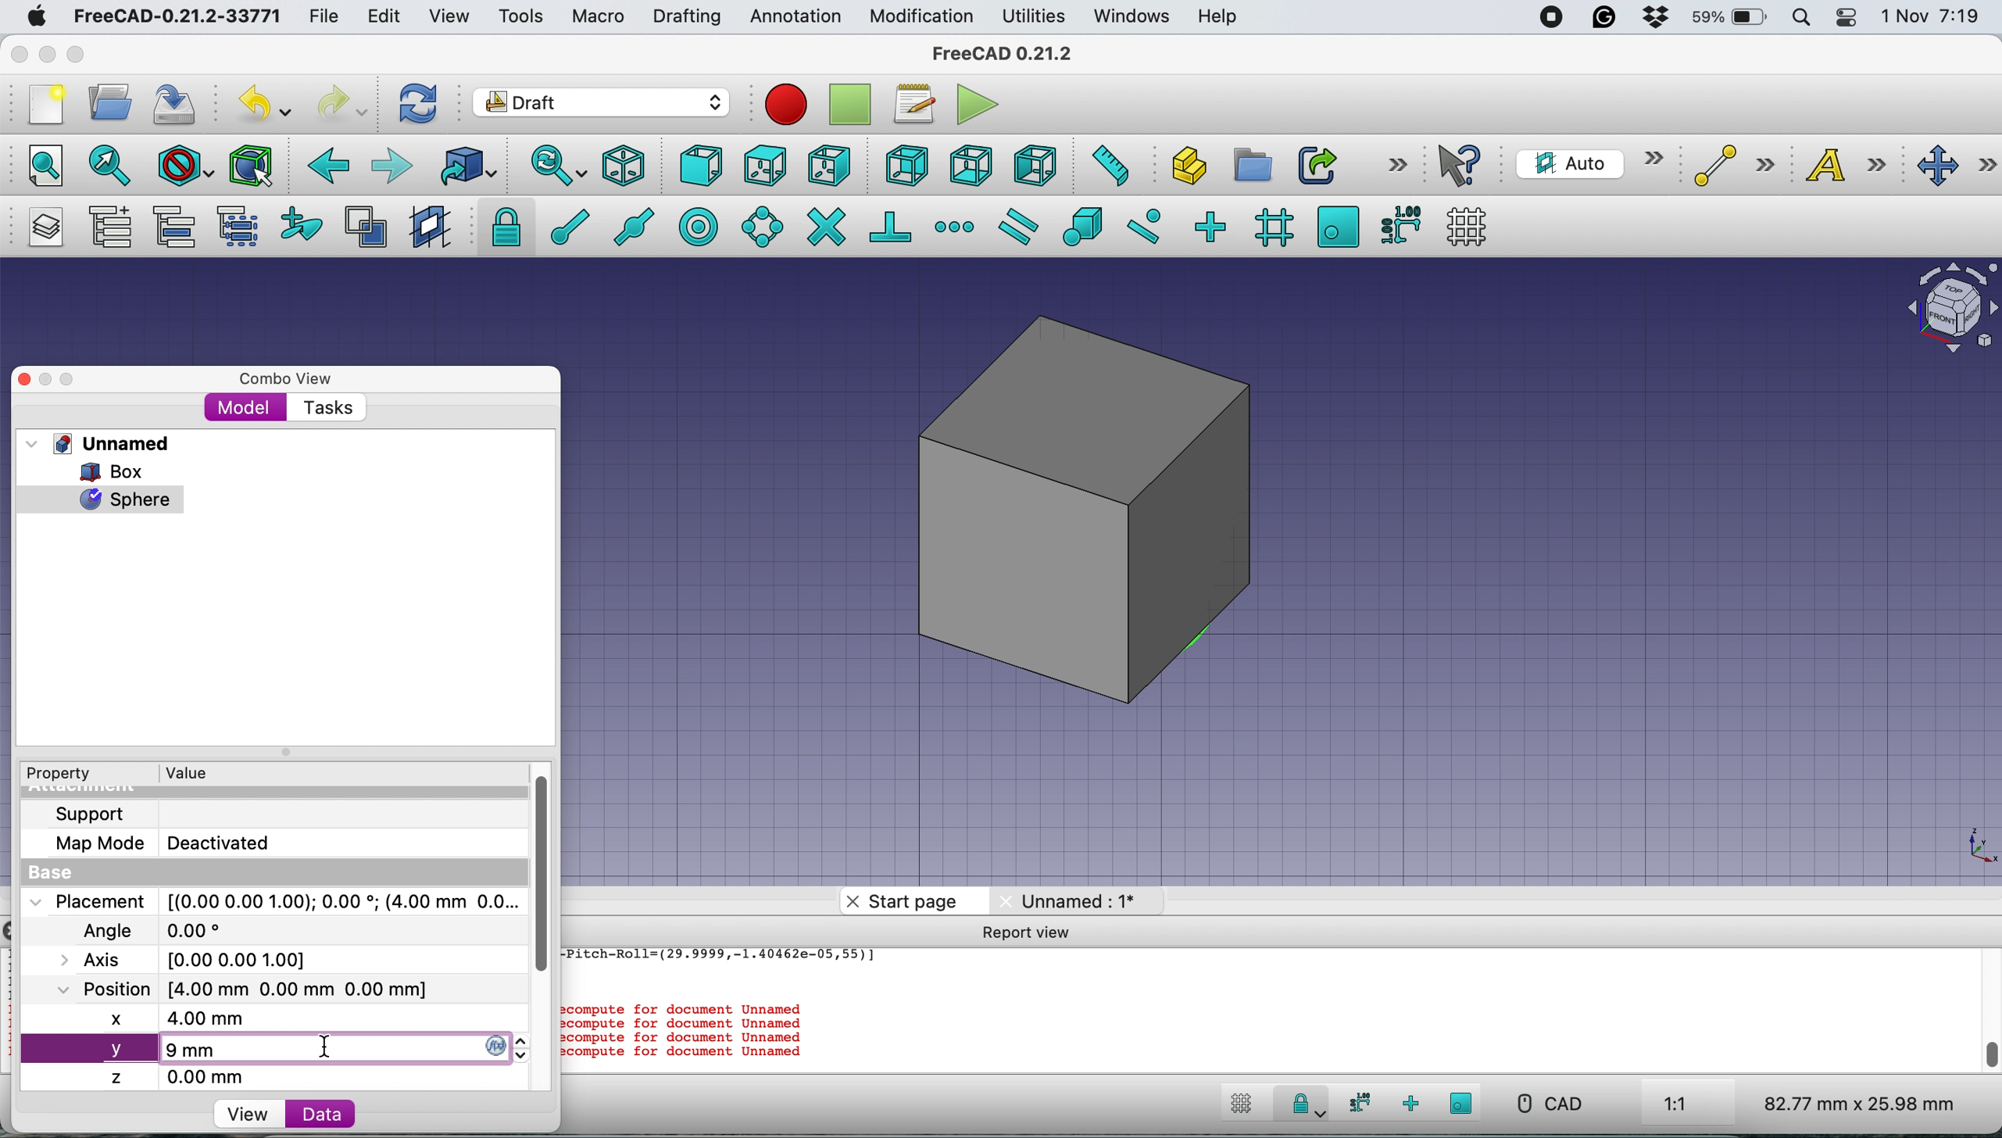 The height and width of the screenshot is (1138, 2002). I want to click on snap lock, so click(501, 226).